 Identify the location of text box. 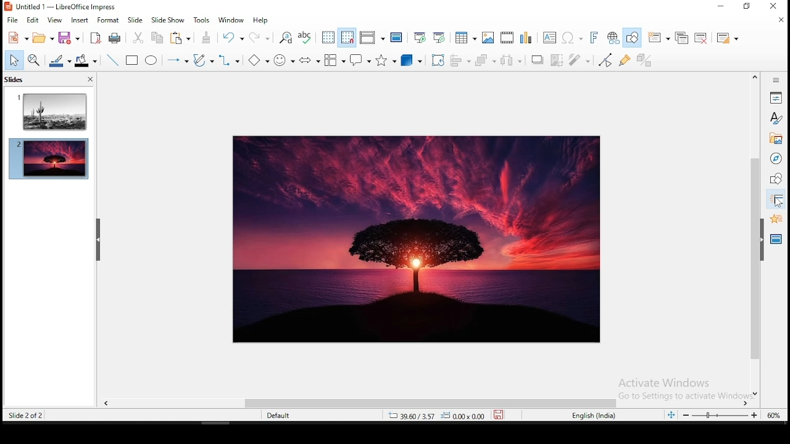
(550, 37).